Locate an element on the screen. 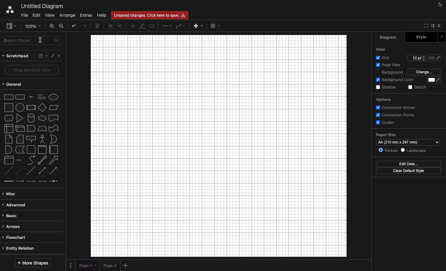  Options is located at coordinates (386, 99).